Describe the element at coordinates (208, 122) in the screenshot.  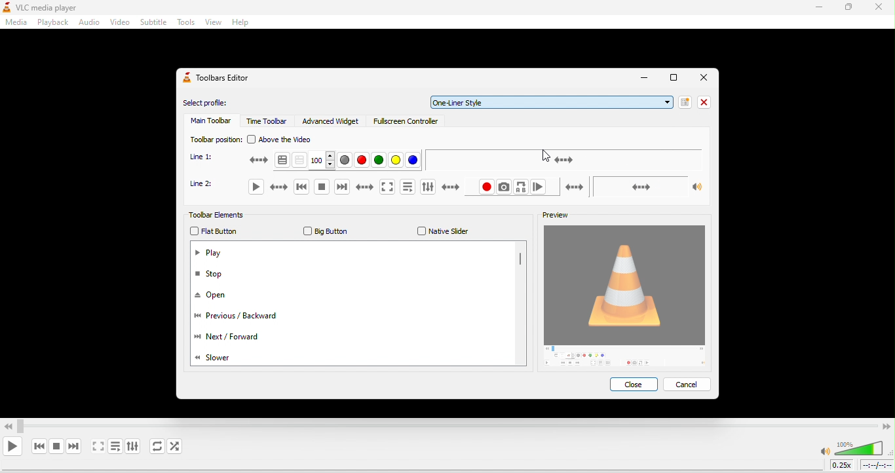
I see `main toolbar` at that location.